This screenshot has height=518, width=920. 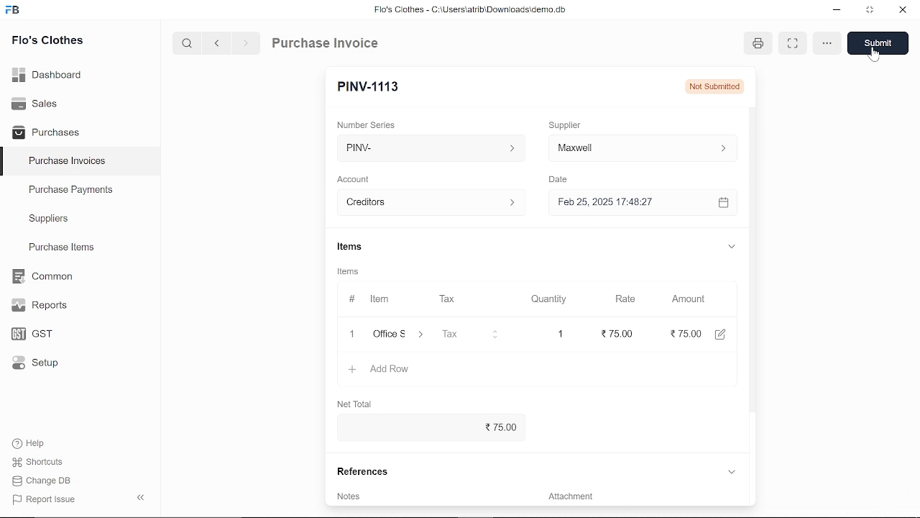 What do you see at coordinates (16, 11) in the screenshot?
I see `frappe books logo` at bounding box center [16, 11].